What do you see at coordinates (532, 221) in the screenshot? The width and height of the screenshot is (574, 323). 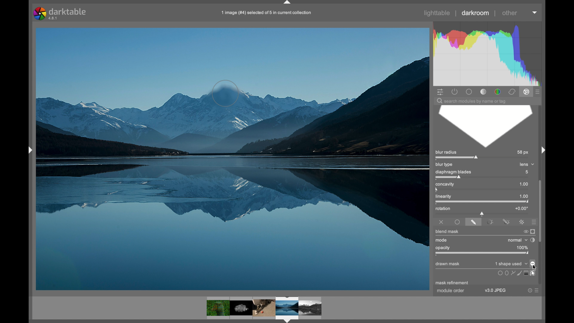 I see `presets` at bounding box center [532, 221].